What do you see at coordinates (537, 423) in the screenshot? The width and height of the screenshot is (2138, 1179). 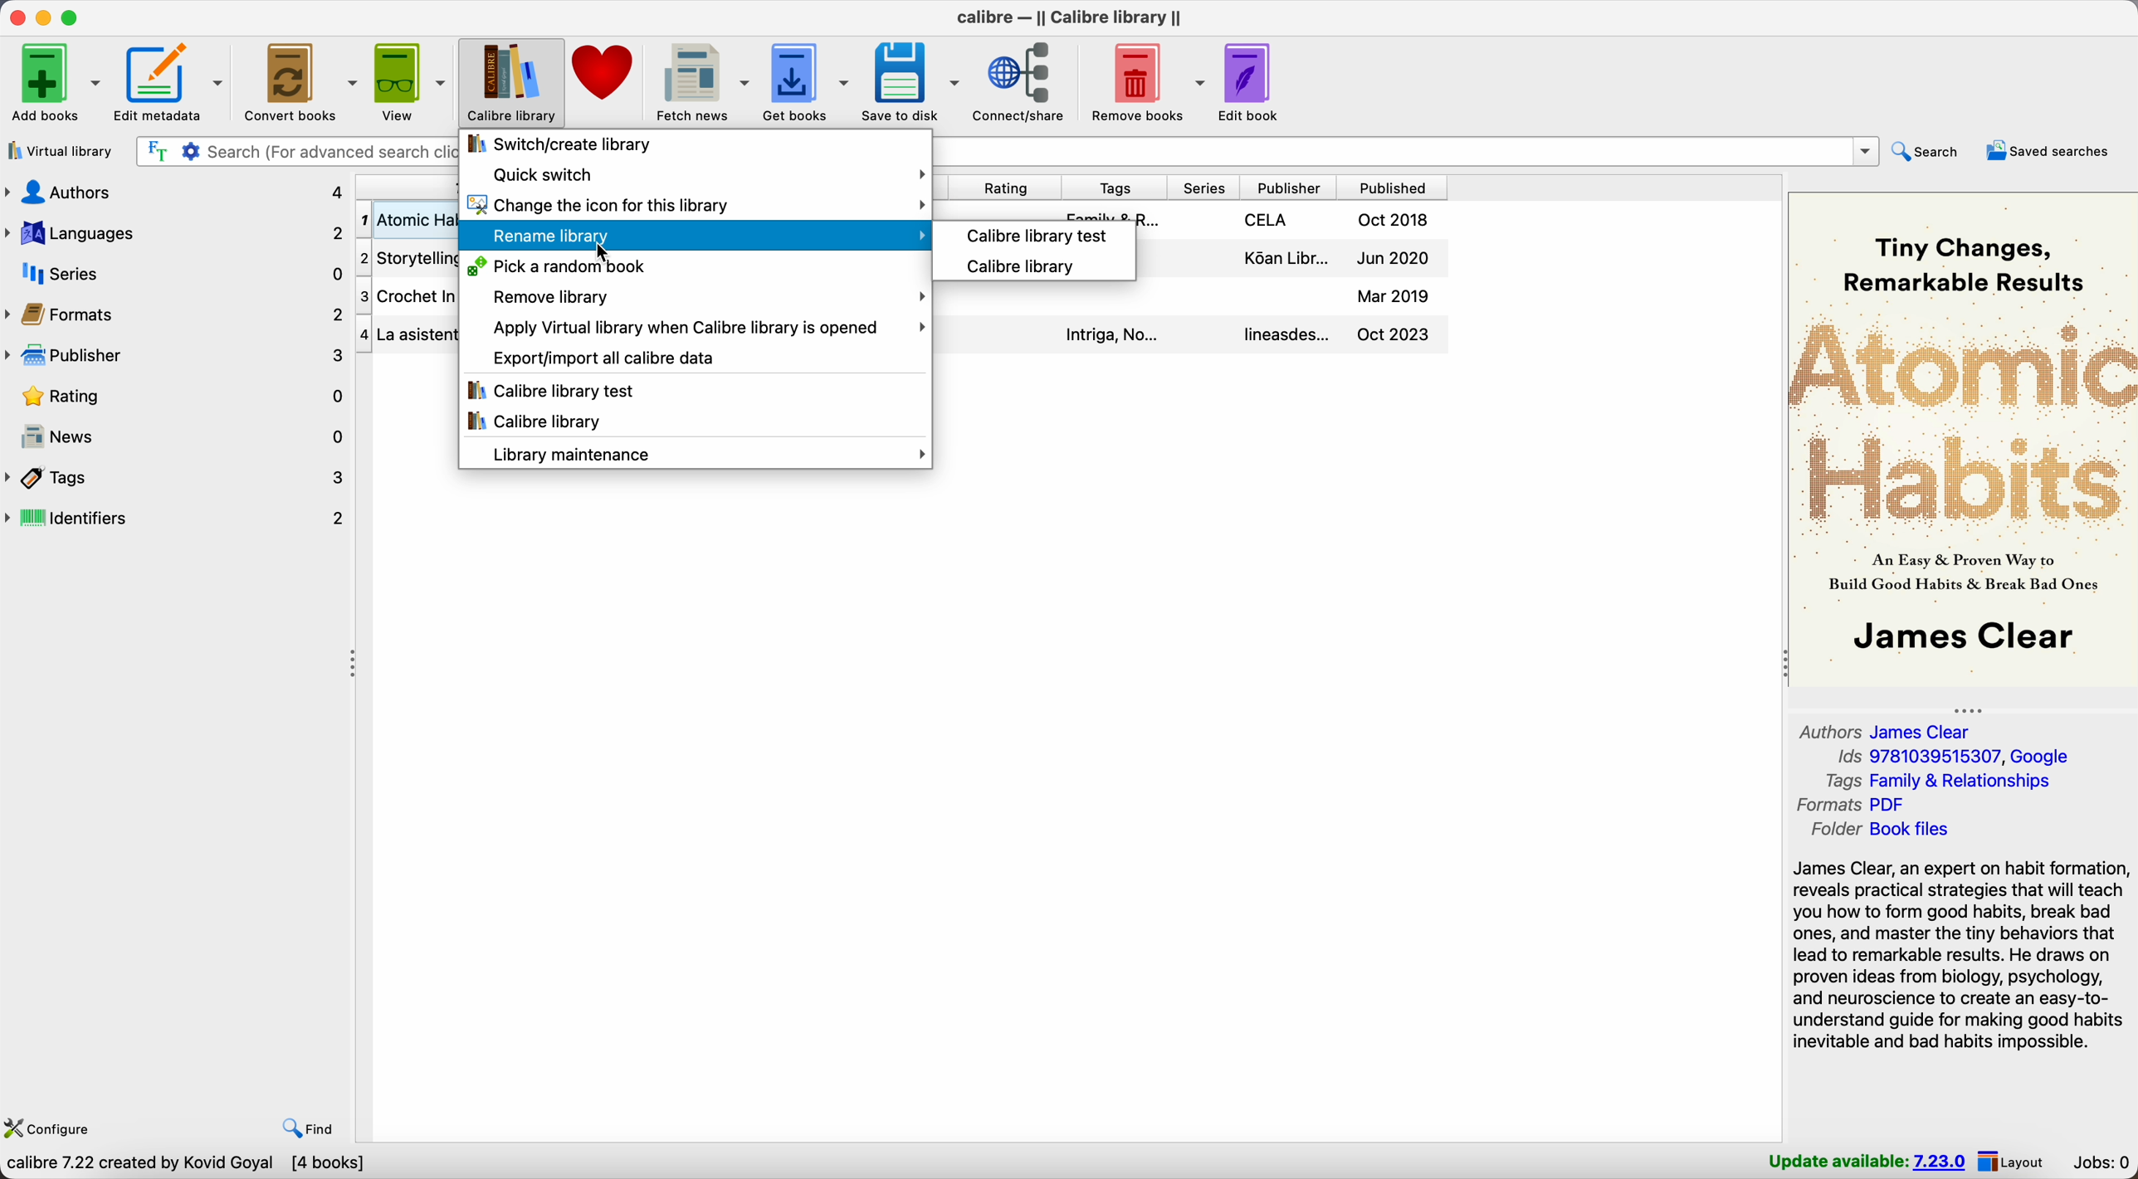 I see `Calibre library` at bounding box center [537, 423].